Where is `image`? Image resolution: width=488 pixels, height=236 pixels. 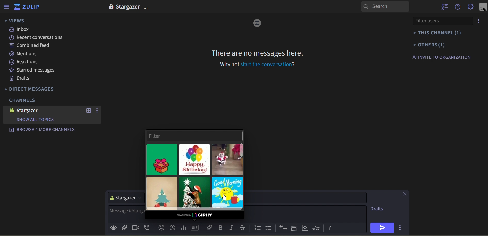 image is located at coordinates (162, 160).